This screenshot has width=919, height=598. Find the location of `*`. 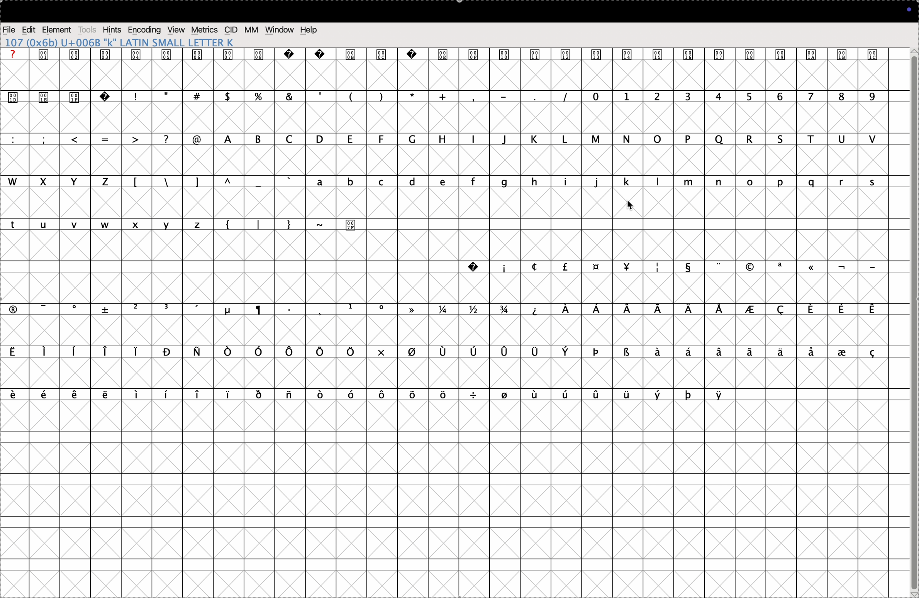

* is located at coordinates (410, 95).